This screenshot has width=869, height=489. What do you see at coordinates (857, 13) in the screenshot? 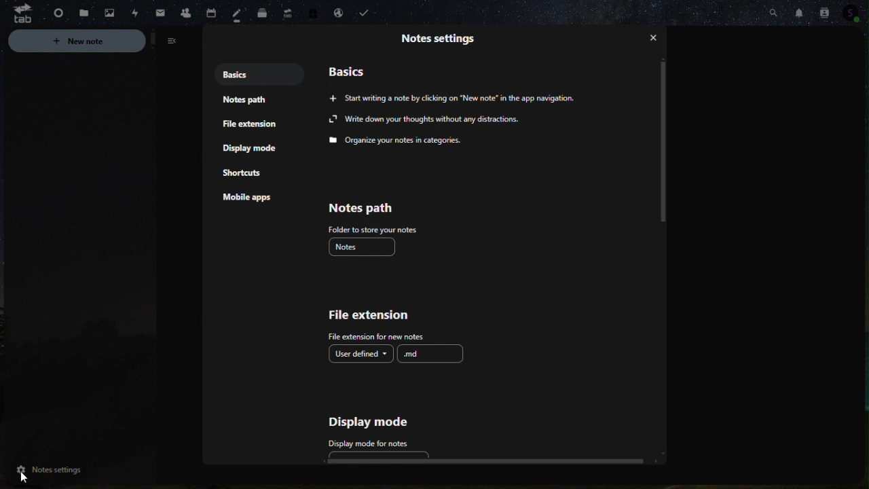
I see `Profile` at bounding box center [857, 13].